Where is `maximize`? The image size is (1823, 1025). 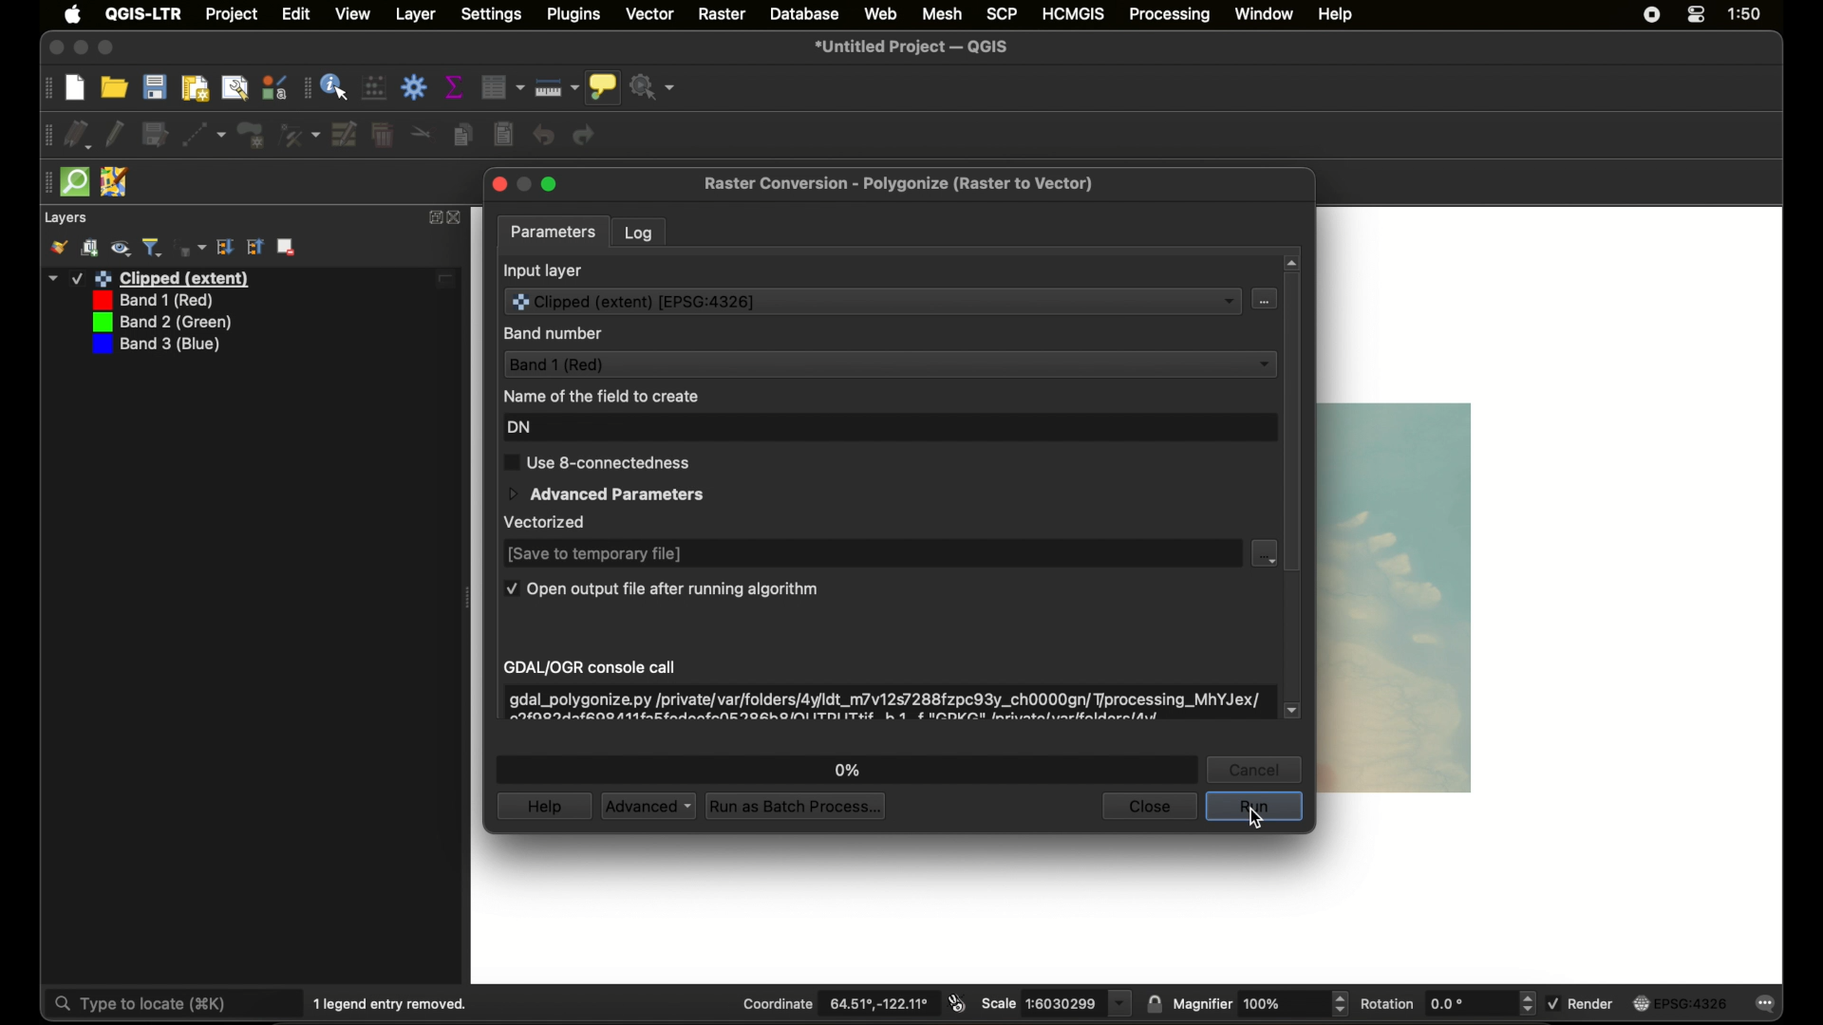
maximize is located at coordinates (549, 185).